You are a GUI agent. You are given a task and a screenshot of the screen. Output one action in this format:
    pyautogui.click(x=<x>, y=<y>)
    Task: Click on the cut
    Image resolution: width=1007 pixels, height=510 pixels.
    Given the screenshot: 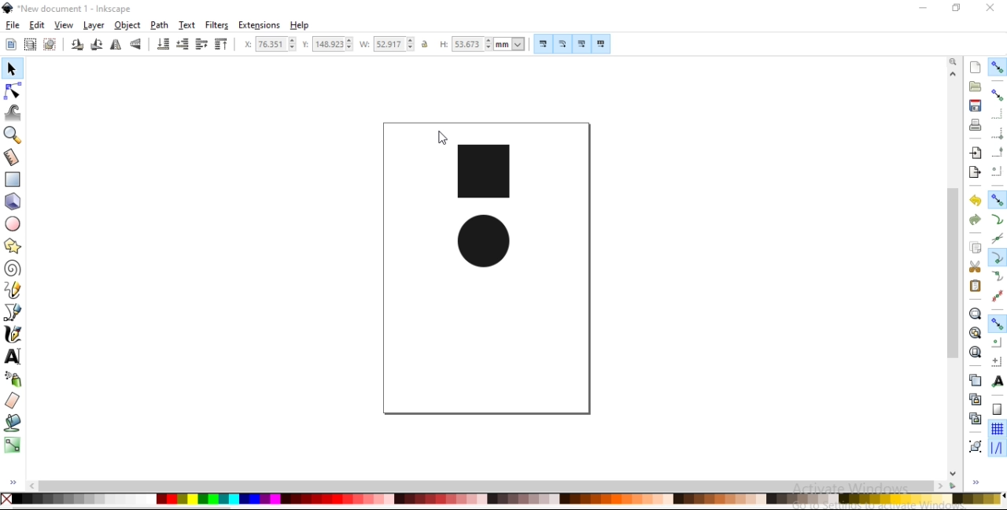 What is the action you would take?
    pyautogui.click(x=975, y=267)
    